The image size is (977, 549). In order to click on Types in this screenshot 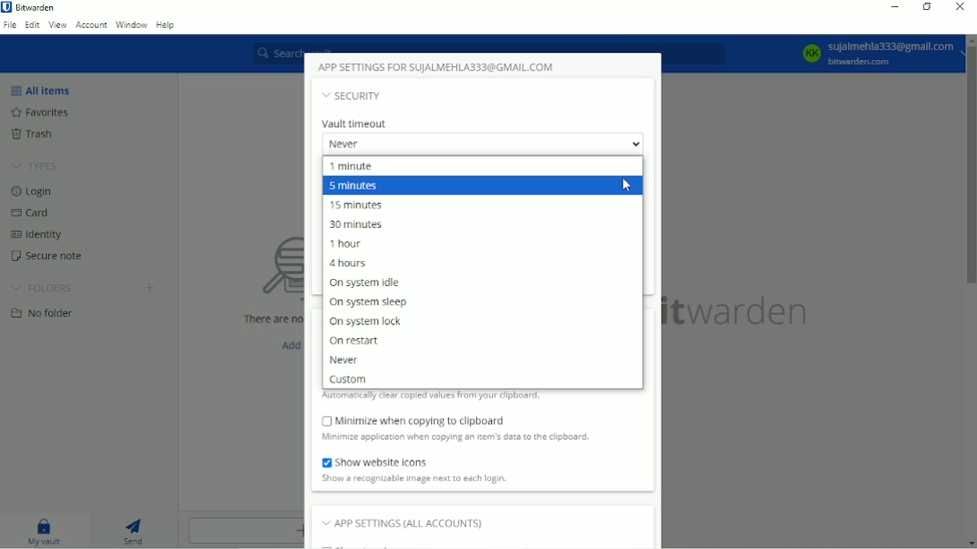, I will do `click(35, 166)`.